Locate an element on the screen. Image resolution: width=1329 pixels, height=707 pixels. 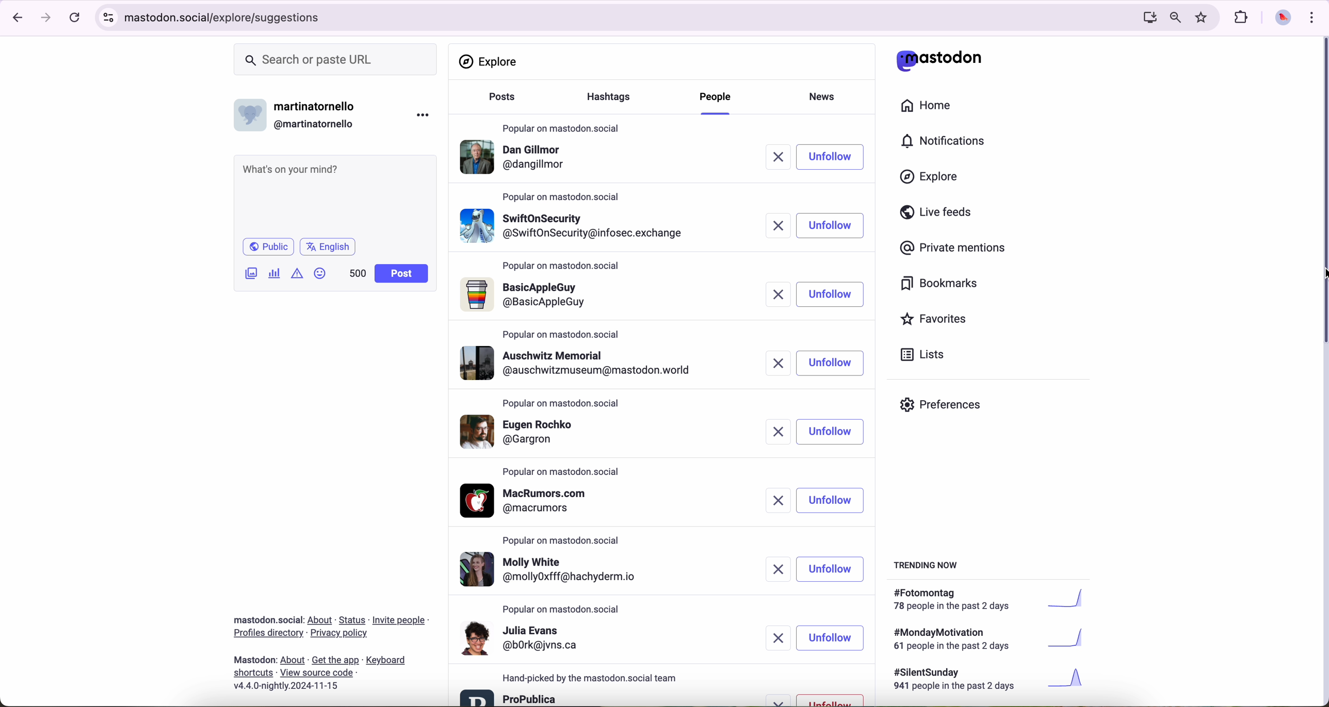
popular on mastodon.social is located at coordinates (561, 126).